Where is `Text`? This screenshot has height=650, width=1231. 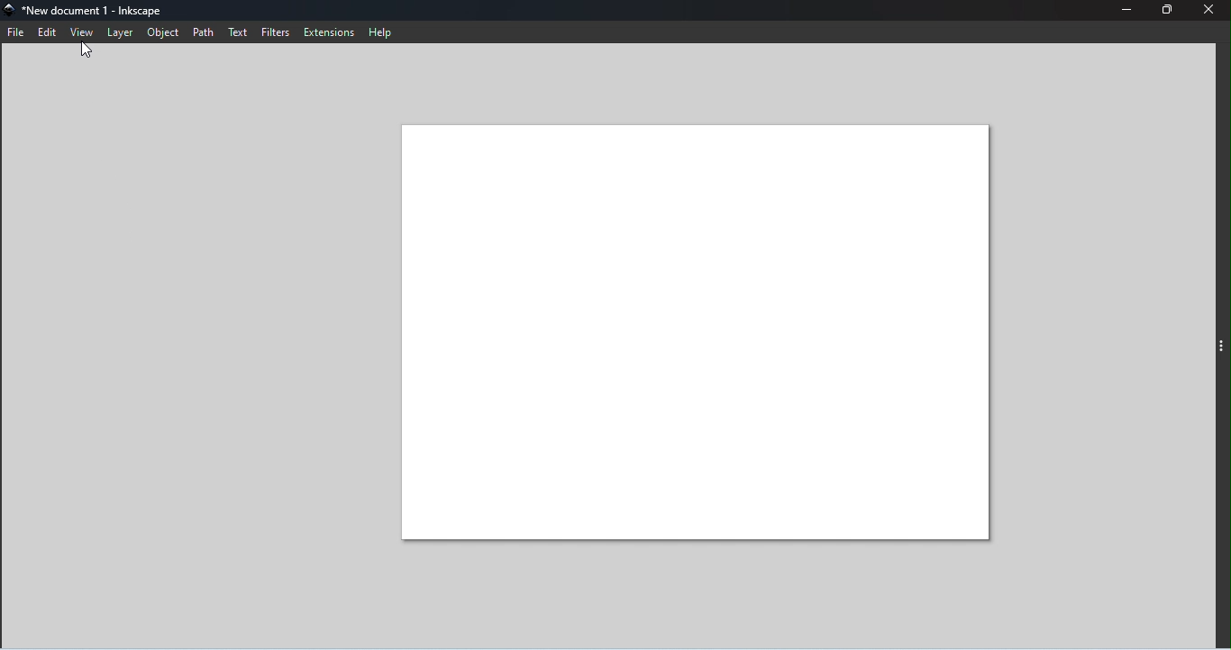
Text is located at coordinates (238, 32).